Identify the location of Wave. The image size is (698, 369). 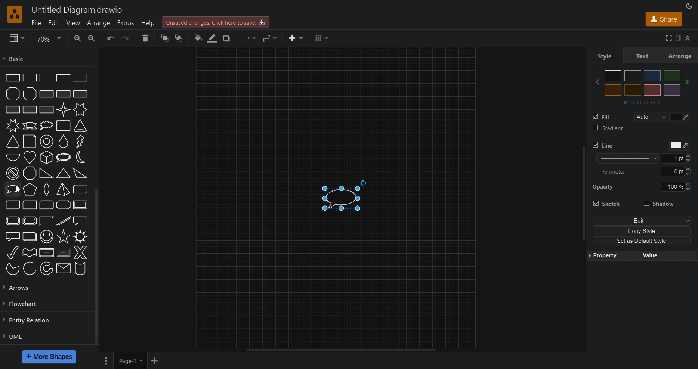
(29, 252).